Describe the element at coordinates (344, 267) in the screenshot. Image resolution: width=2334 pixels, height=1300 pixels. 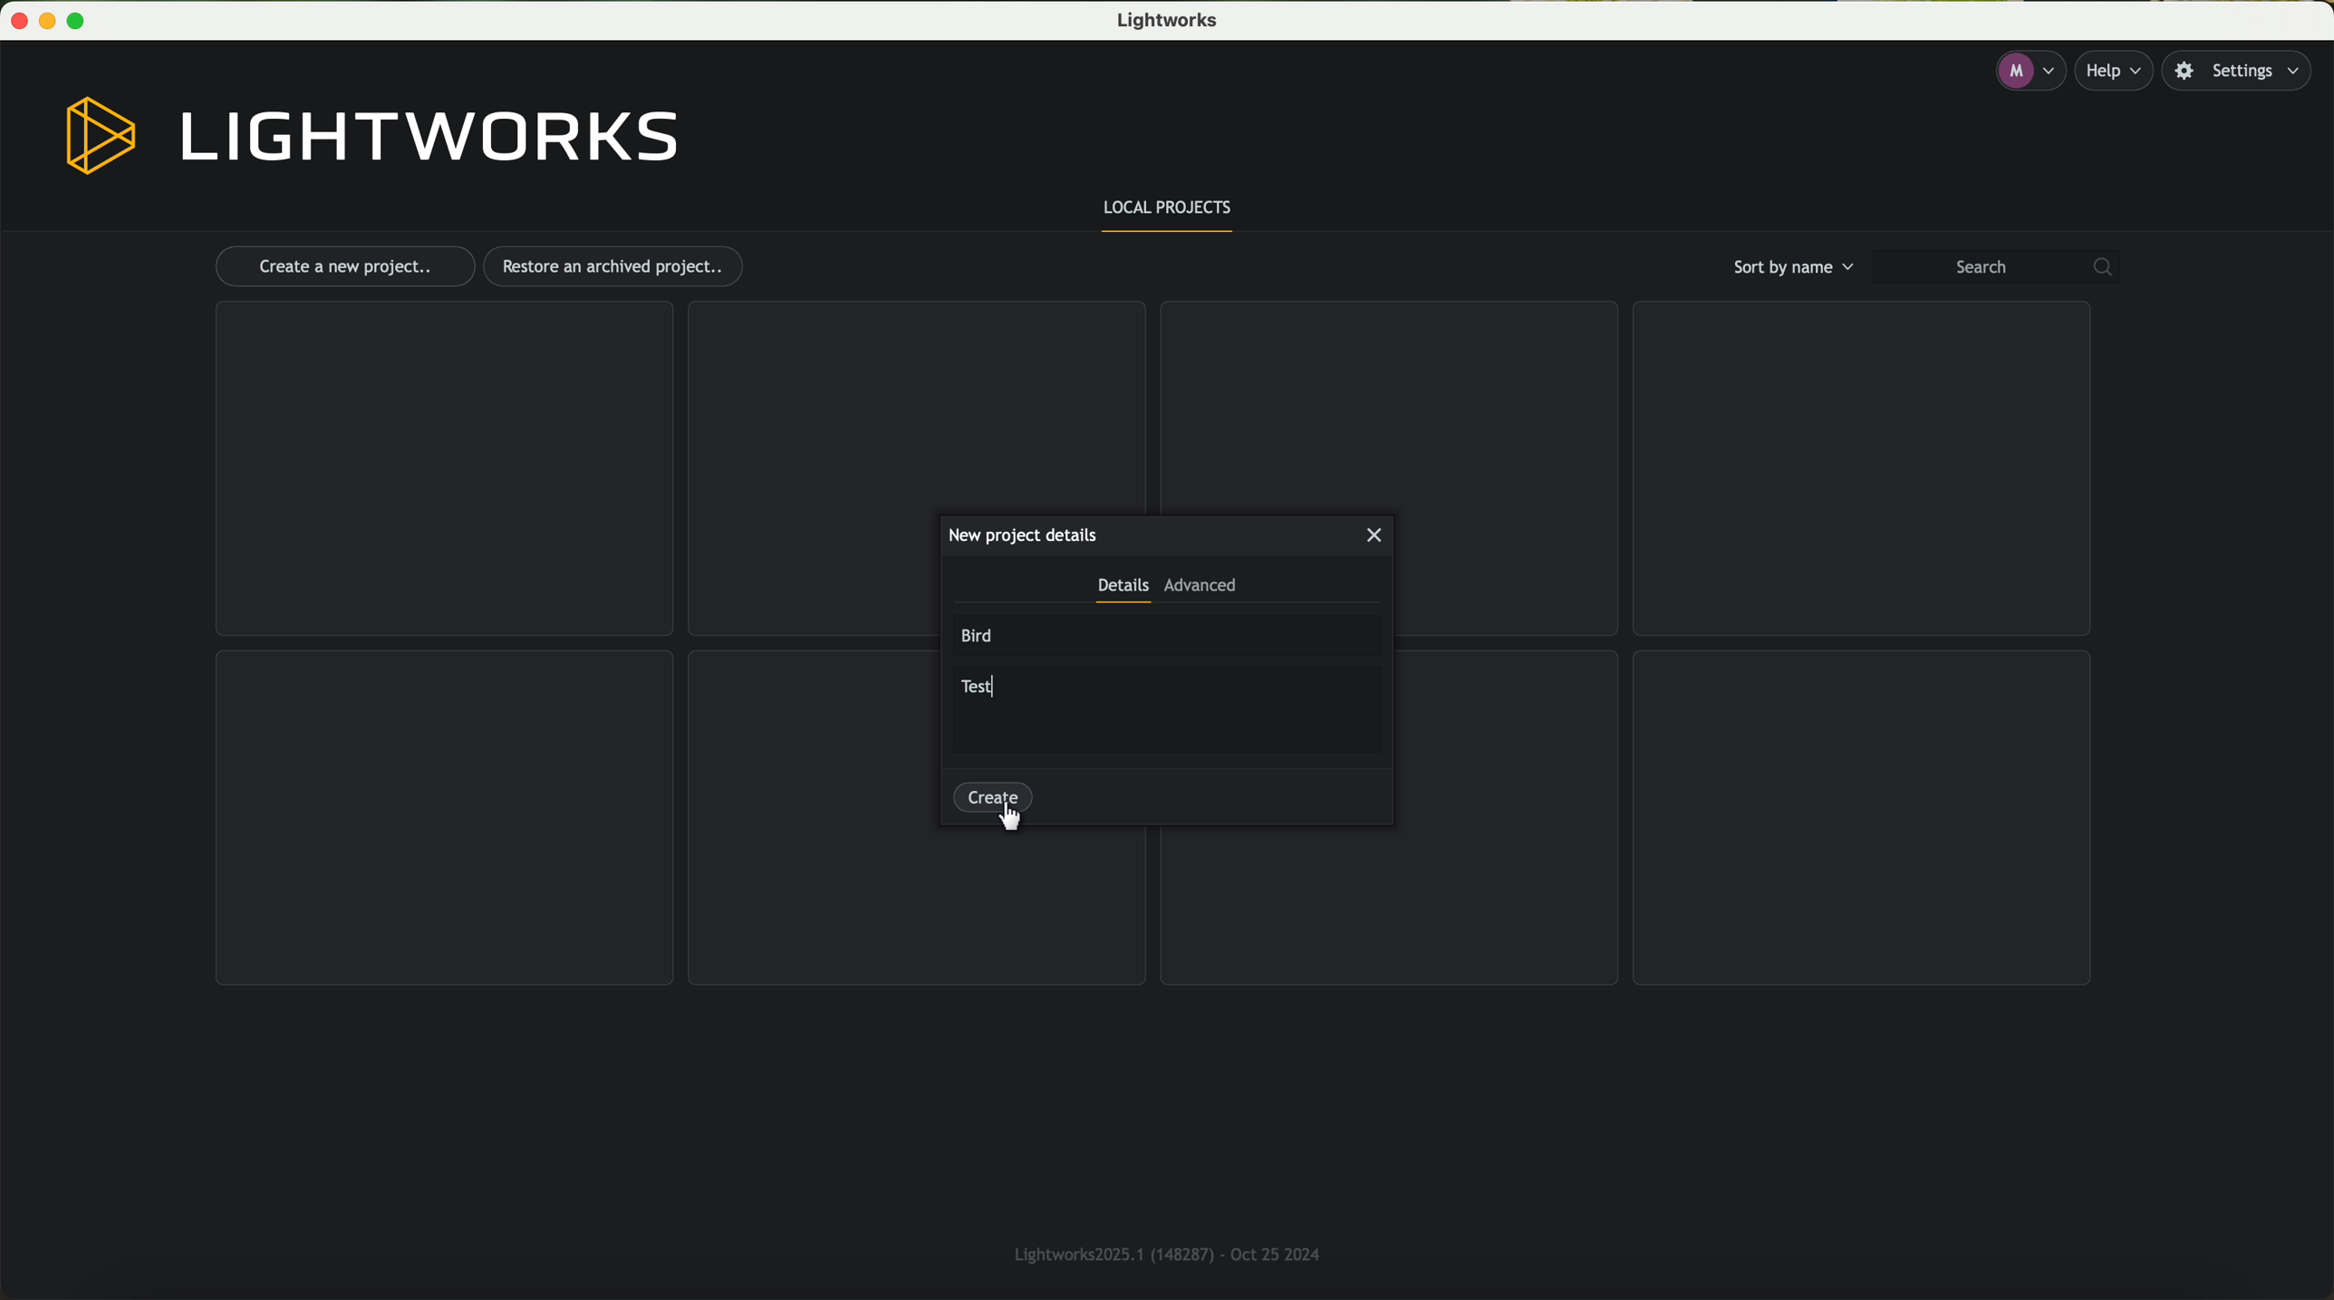
I see `click on create new project` at that location.